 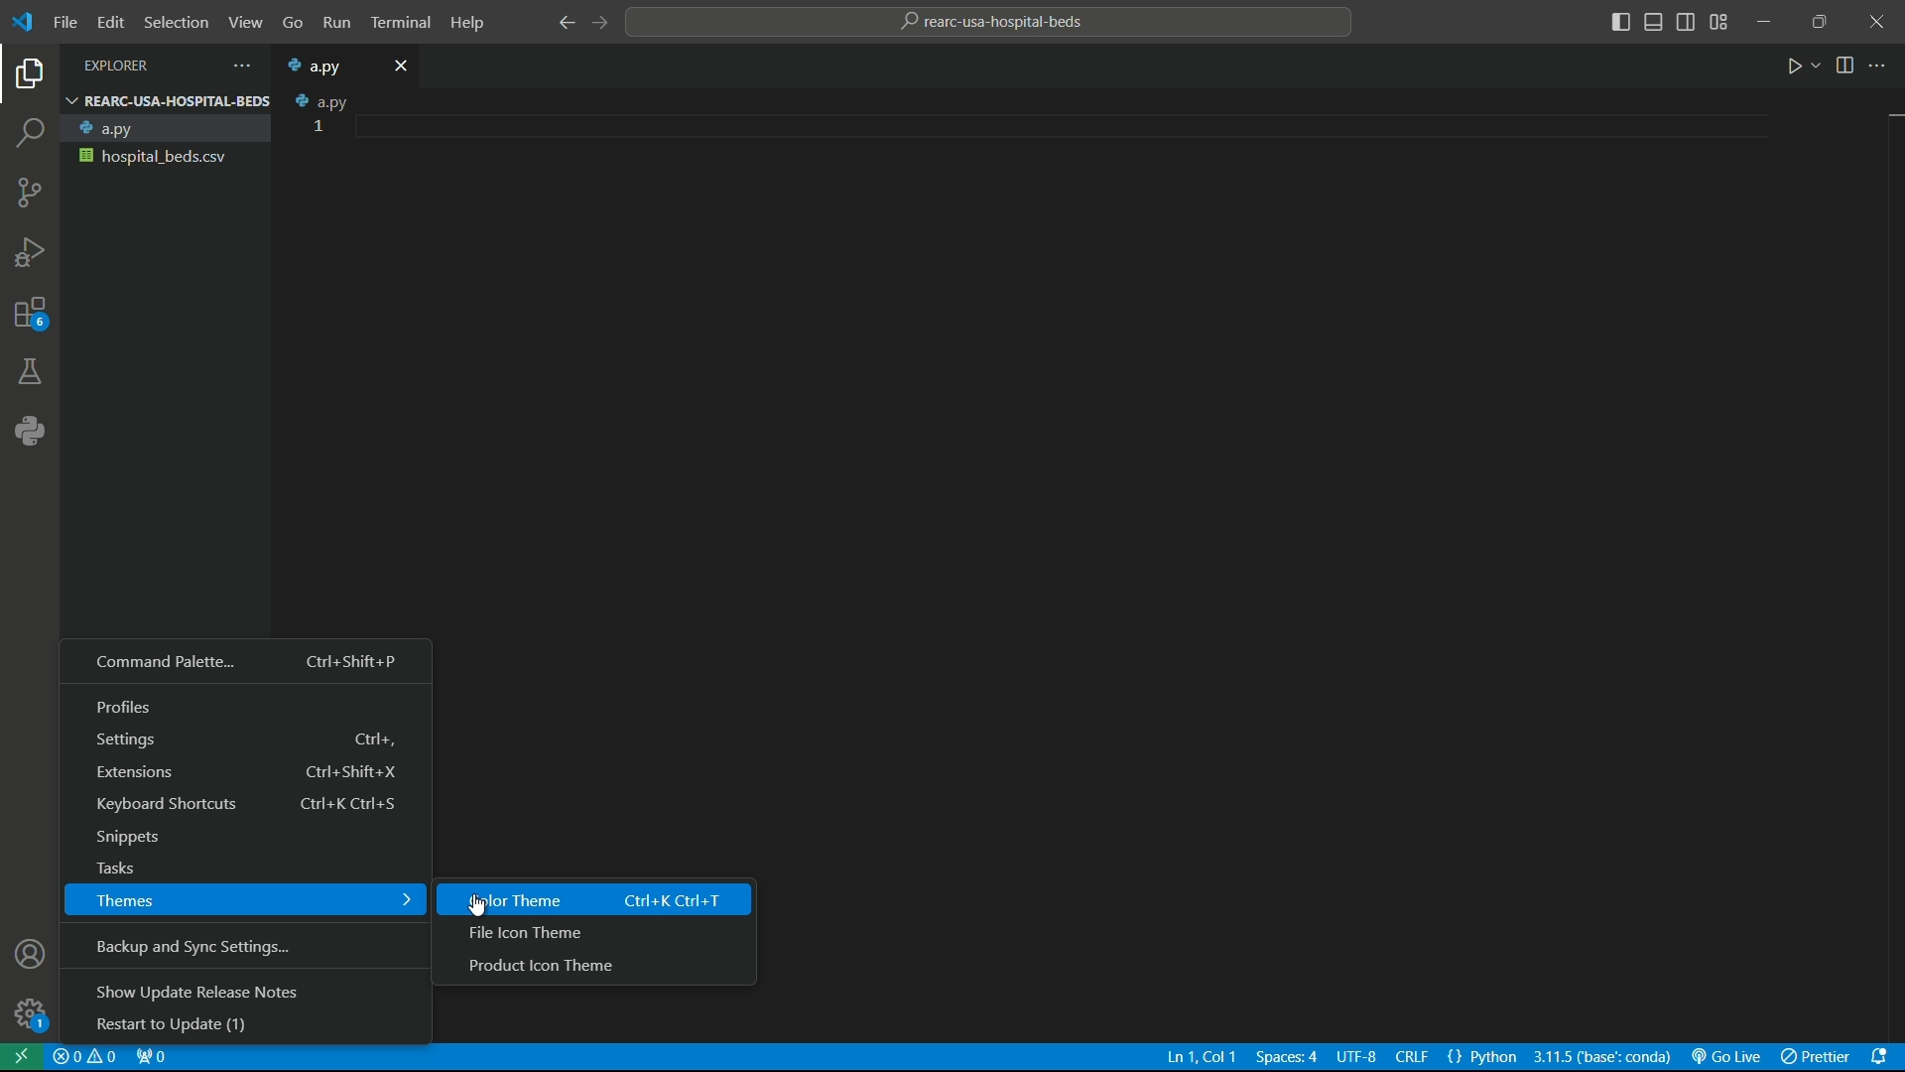 What do you see at coordinates (246, 1027) in the screenshot?
I see `restart to update` at bounding box center [246, 1027].